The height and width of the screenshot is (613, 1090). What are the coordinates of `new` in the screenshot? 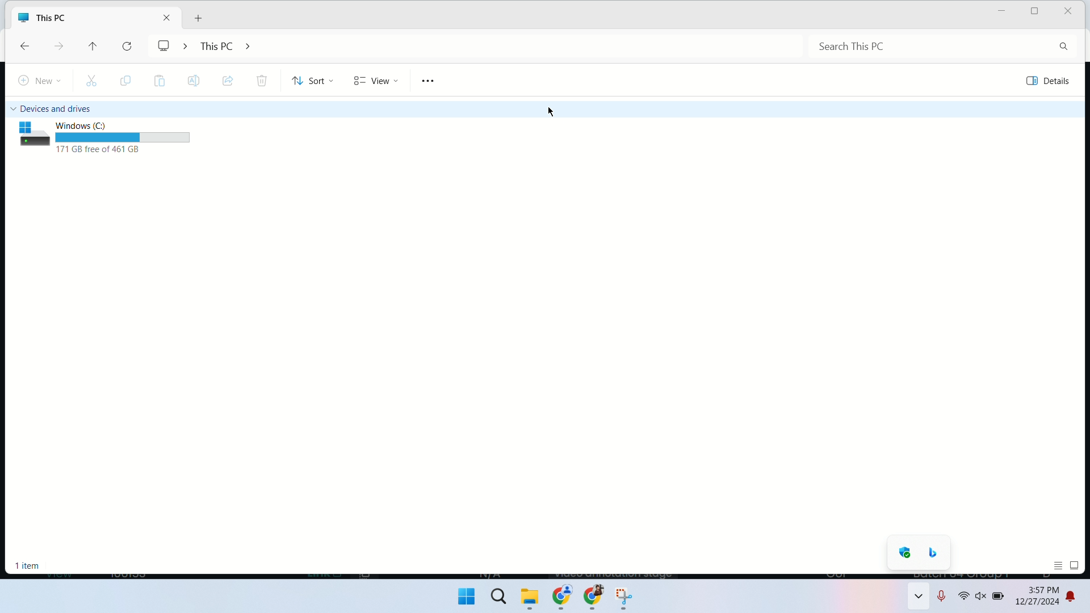 It's located at (36, 79).